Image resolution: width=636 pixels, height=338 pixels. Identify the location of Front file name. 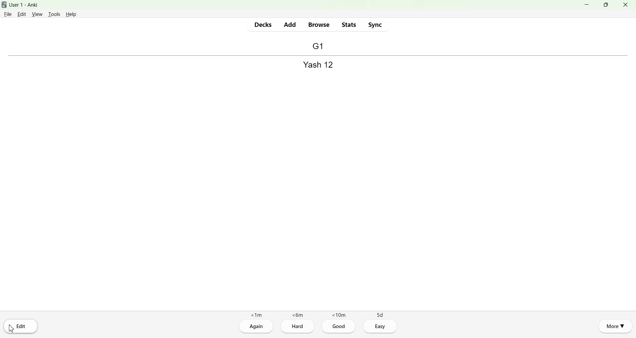
(317, 64).